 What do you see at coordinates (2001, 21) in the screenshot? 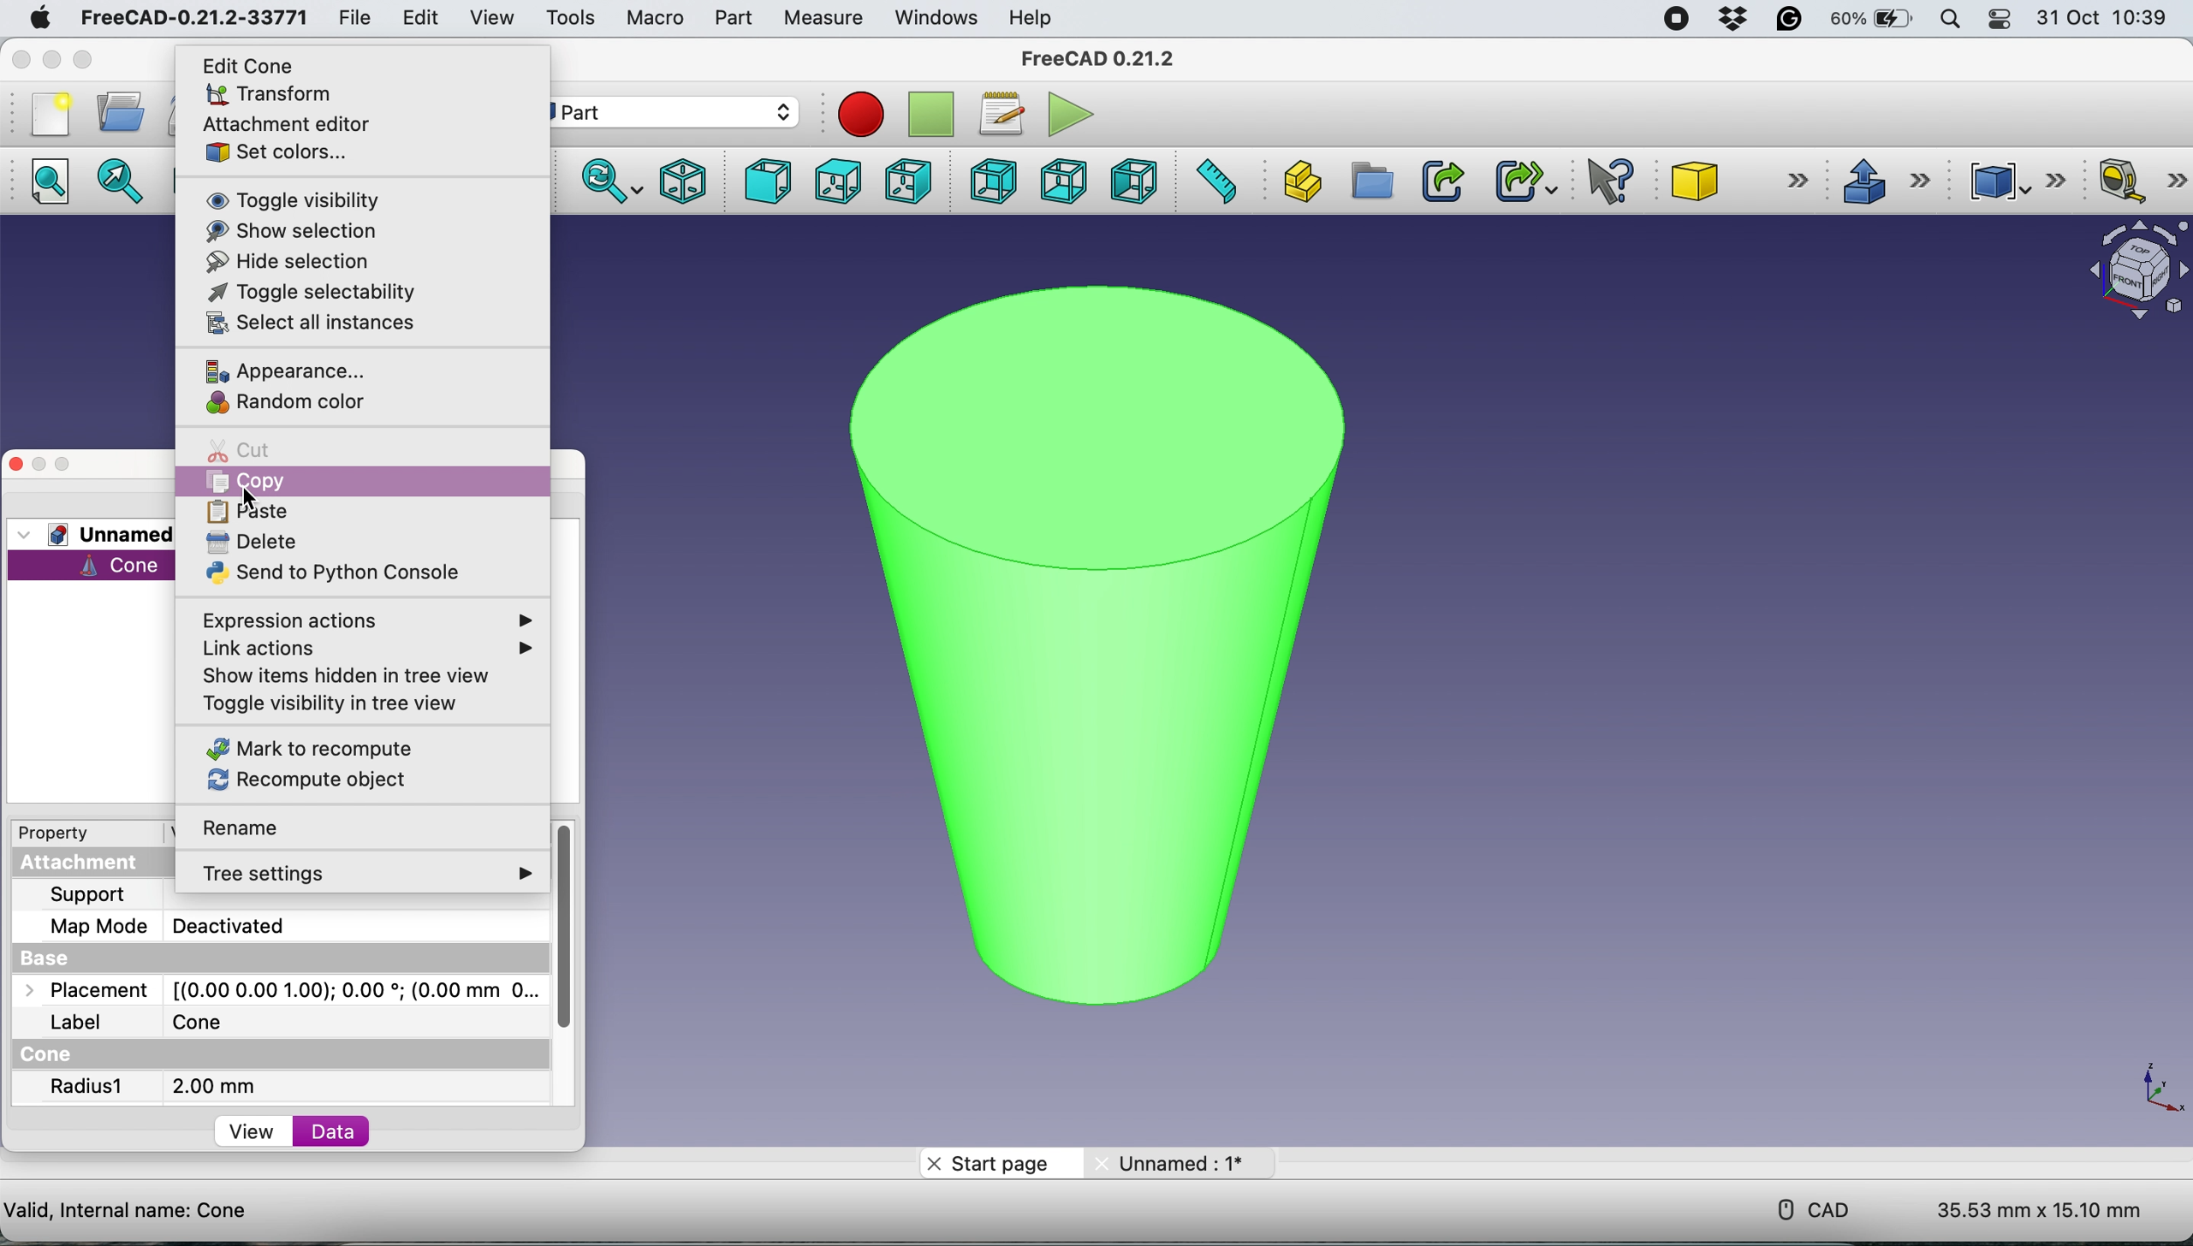
I see `control center` at bounding box center [2001, 21].